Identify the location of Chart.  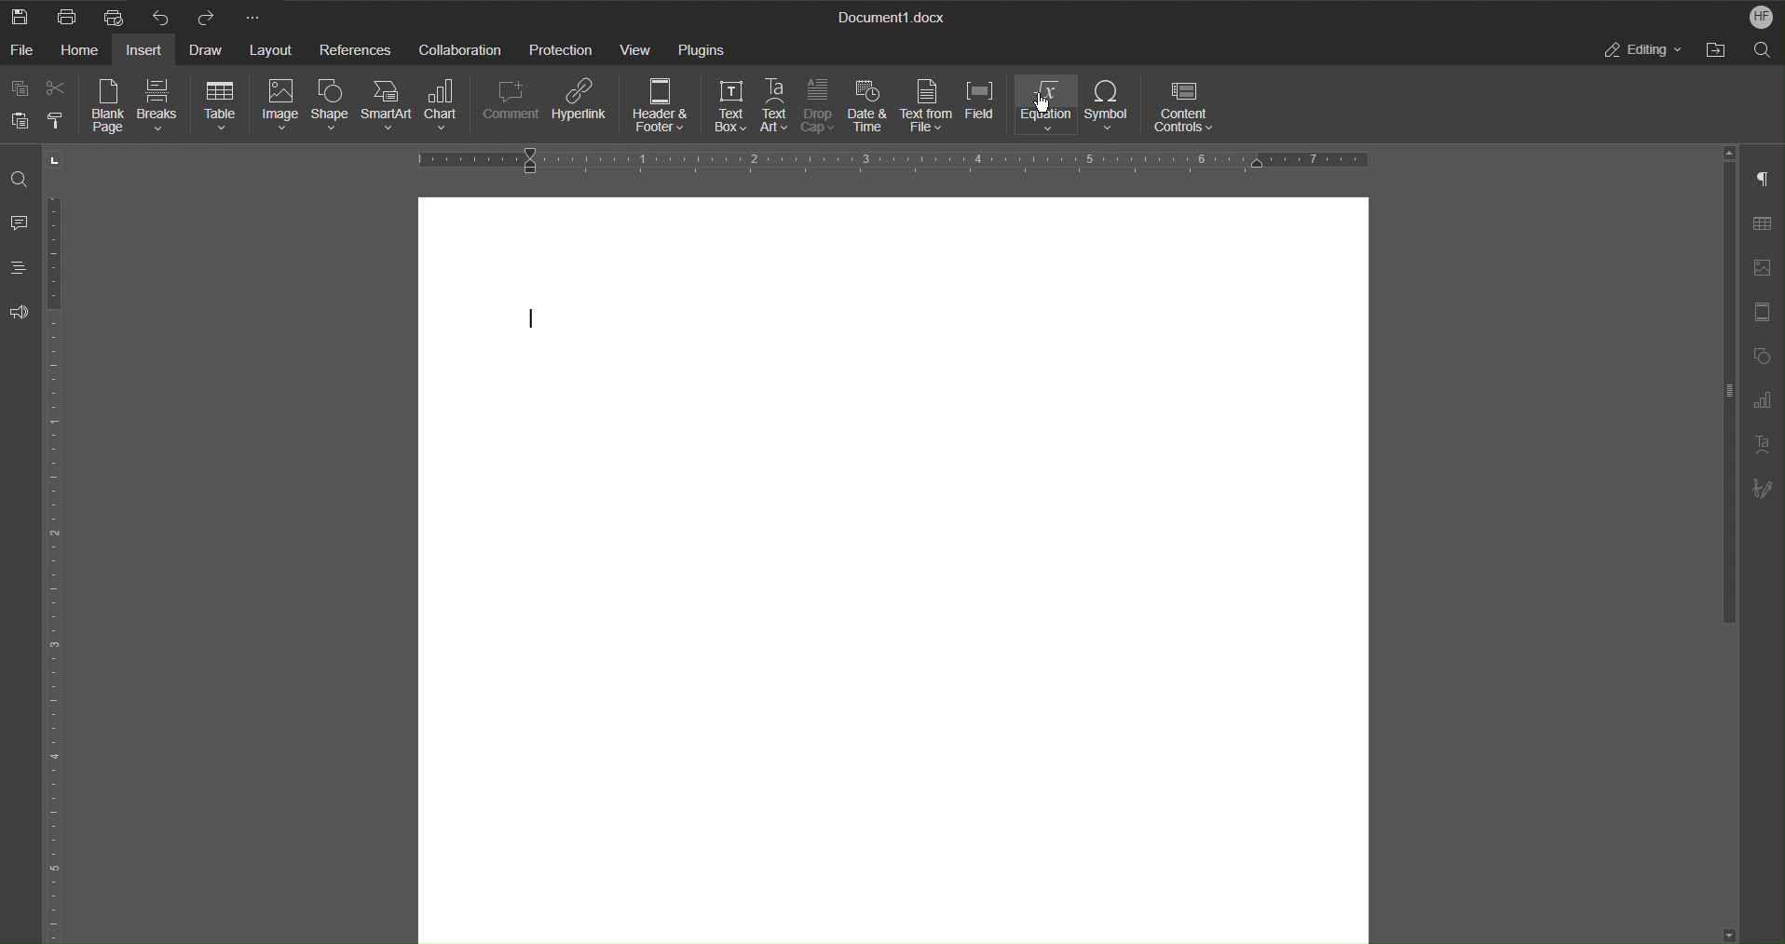
(444, 106).